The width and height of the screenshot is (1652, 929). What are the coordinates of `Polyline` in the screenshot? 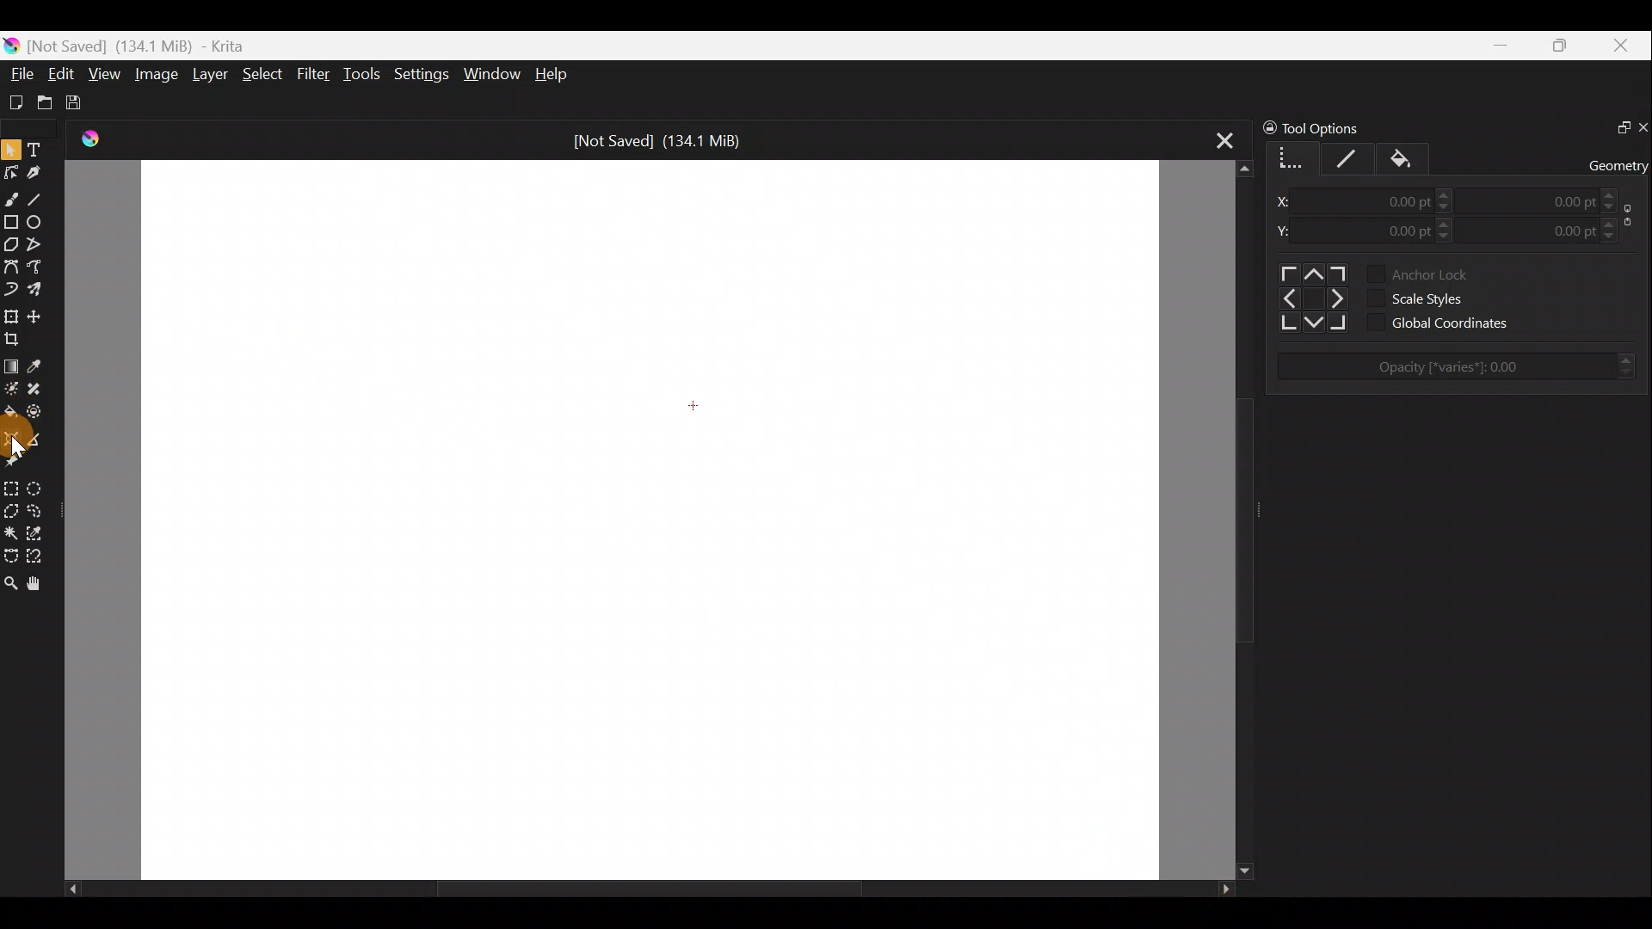 It's located at (40, 245).